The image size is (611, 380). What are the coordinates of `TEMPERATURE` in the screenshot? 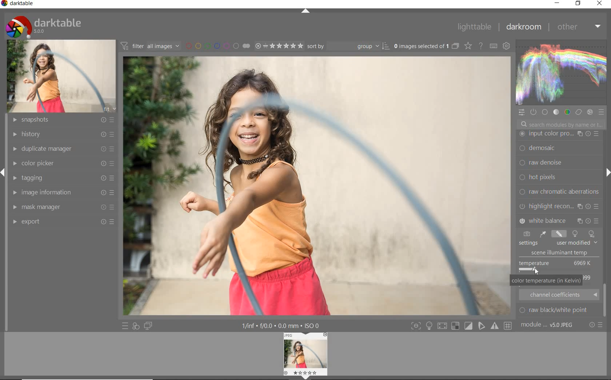 It's located at (556, 266).